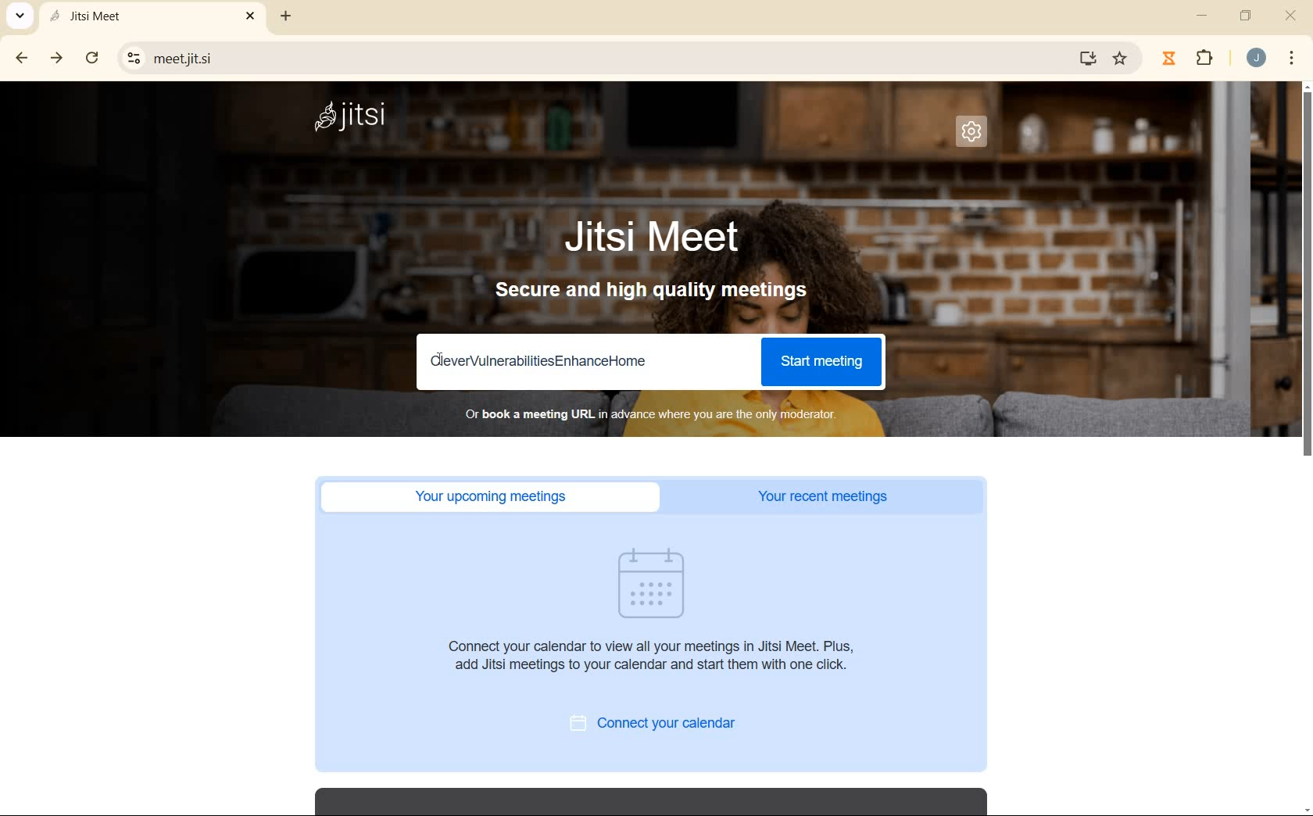  Describe the element at coordinates (1247, 20) in the screenshot. I see `RESTORE DOWN` at that location.